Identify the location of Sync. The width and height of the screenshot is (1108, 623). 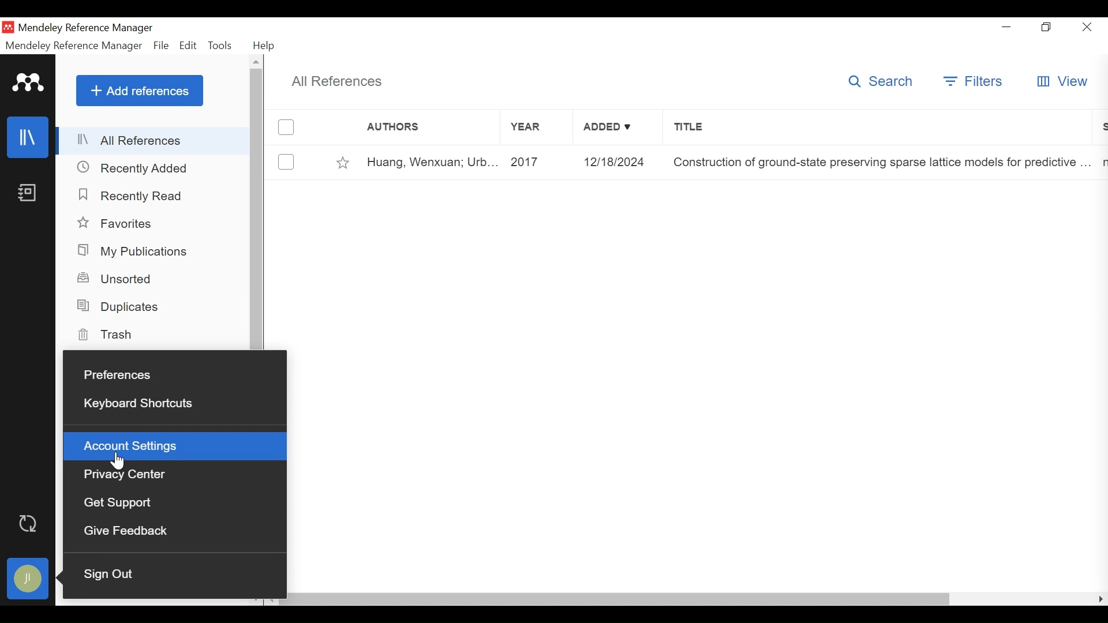
(29, 524).